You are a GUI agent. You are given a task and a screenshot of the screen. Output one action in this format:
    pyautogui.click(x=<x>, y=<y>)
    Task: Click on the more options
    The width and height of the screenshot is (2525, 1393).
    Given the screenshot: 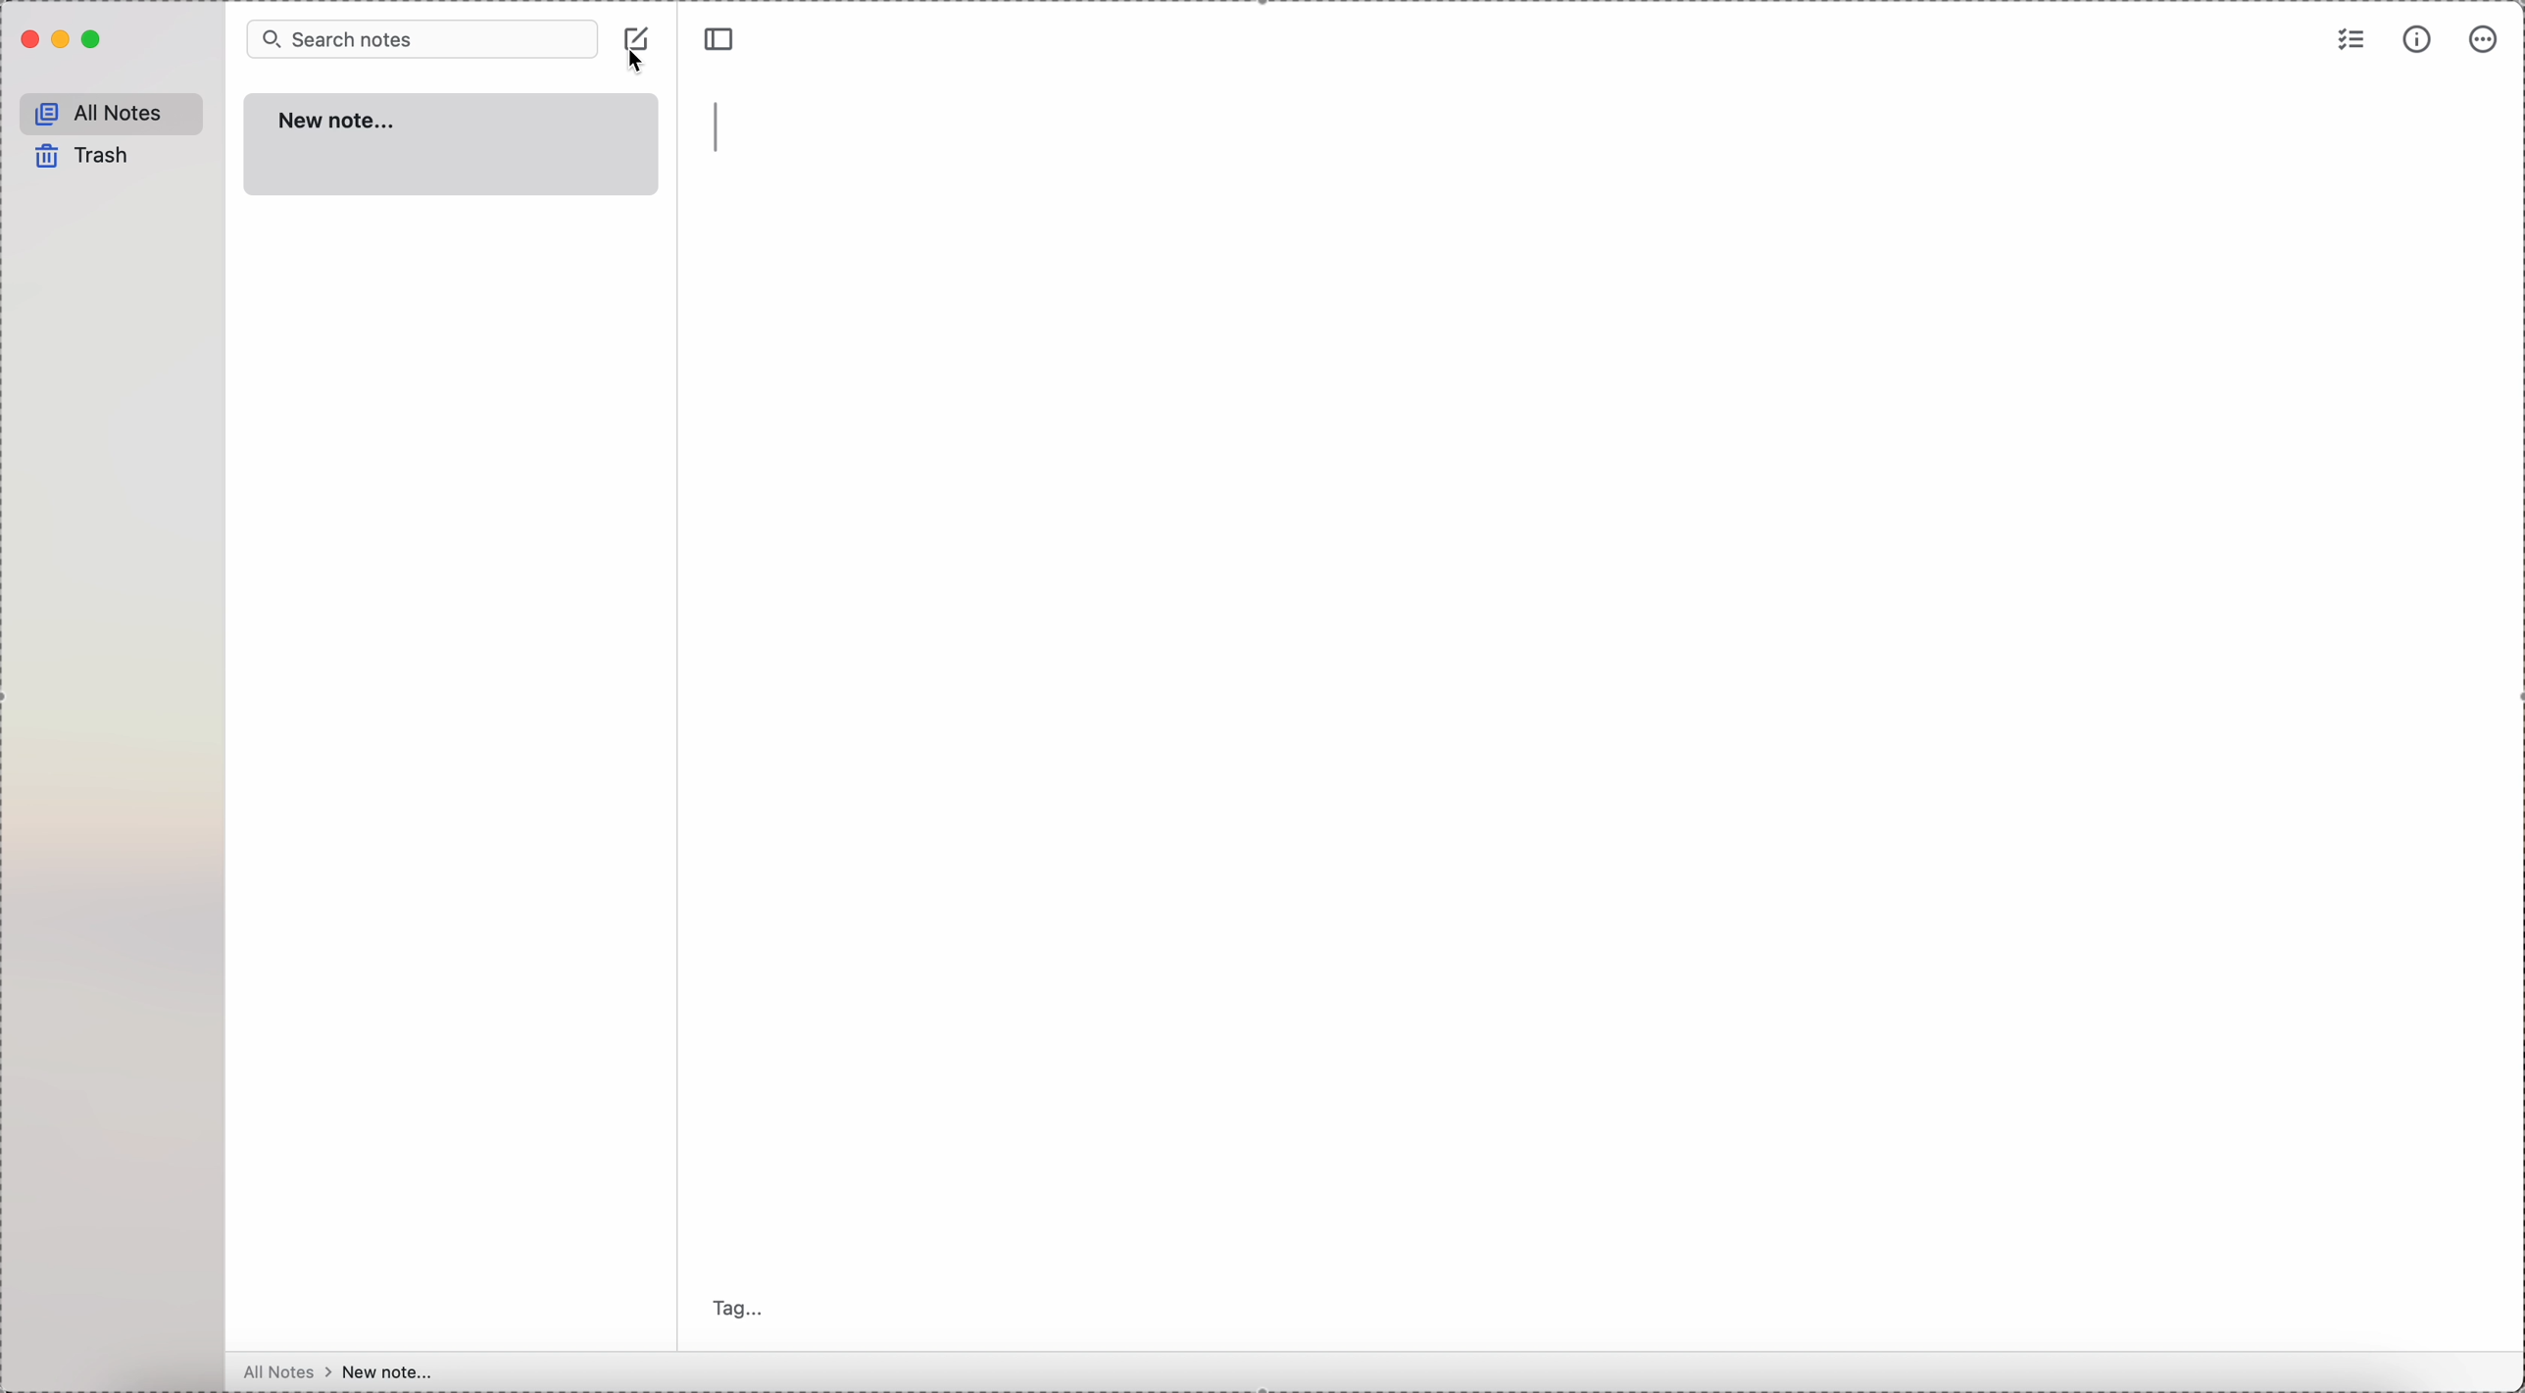 What is the action you would take?
    pyautogui.click(x=2486, y=38)
    